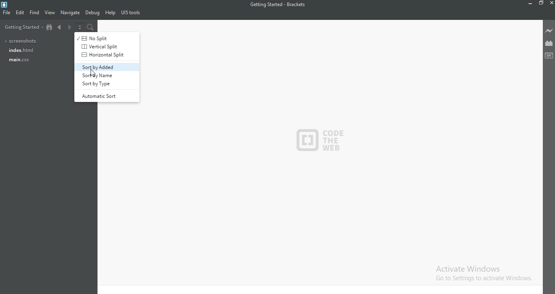  Describe the element at coordinates (7, 14) in the screenshot. I see `File` at that location.